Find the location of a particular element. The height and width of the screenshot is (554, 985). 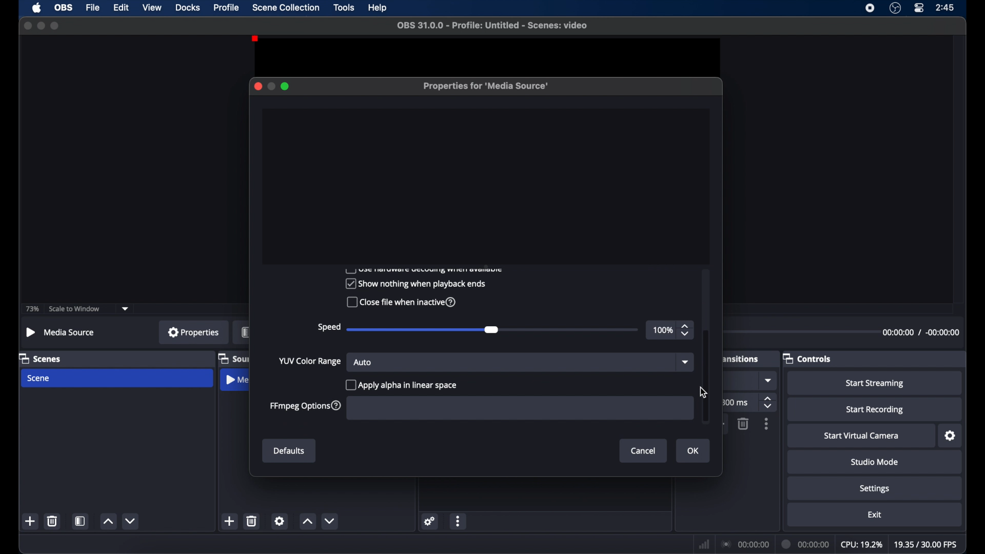

properties for media source is located at coordinates (487, 87).